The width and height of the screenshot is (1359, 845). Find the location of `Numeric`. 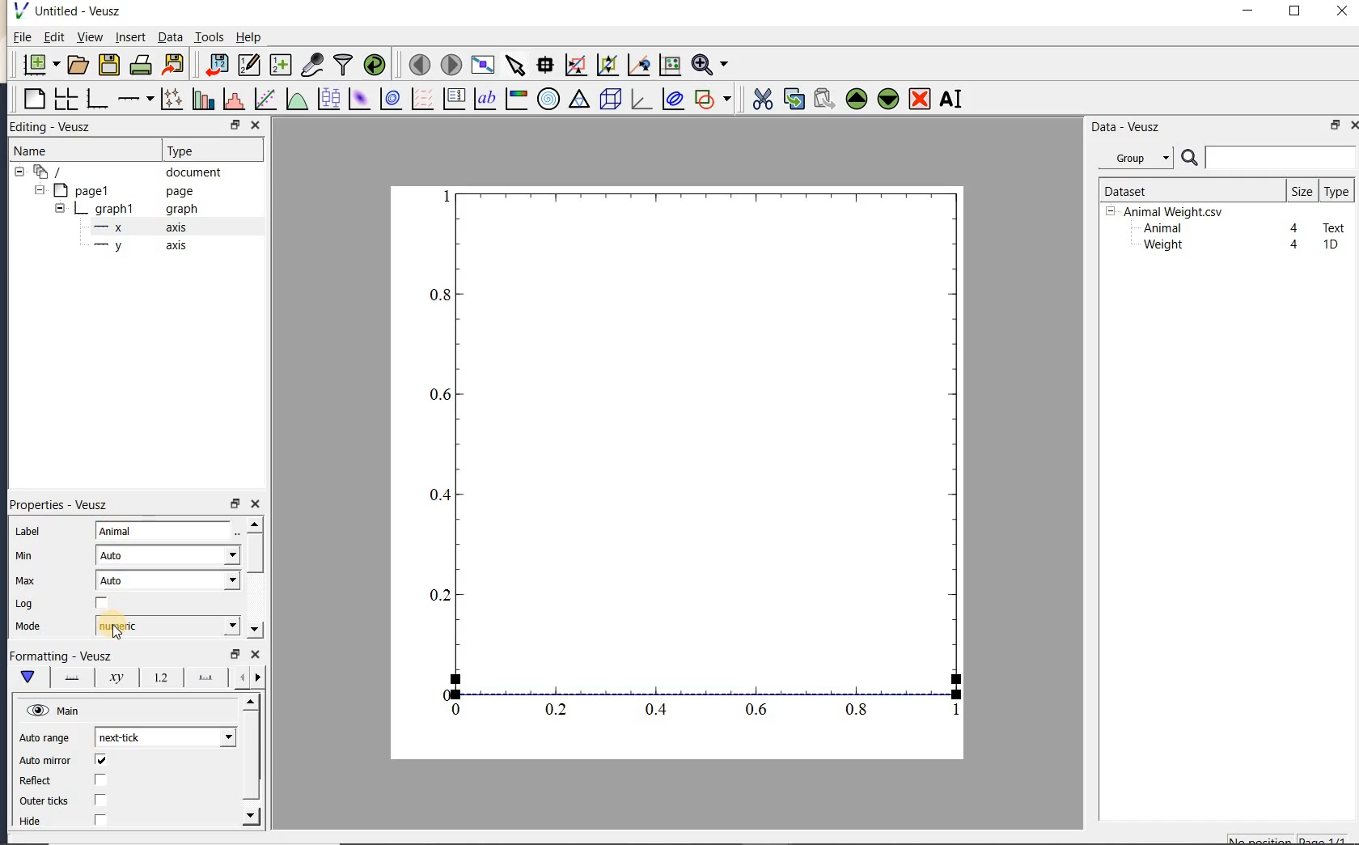

Numeric is located at coordinates (167, 626).